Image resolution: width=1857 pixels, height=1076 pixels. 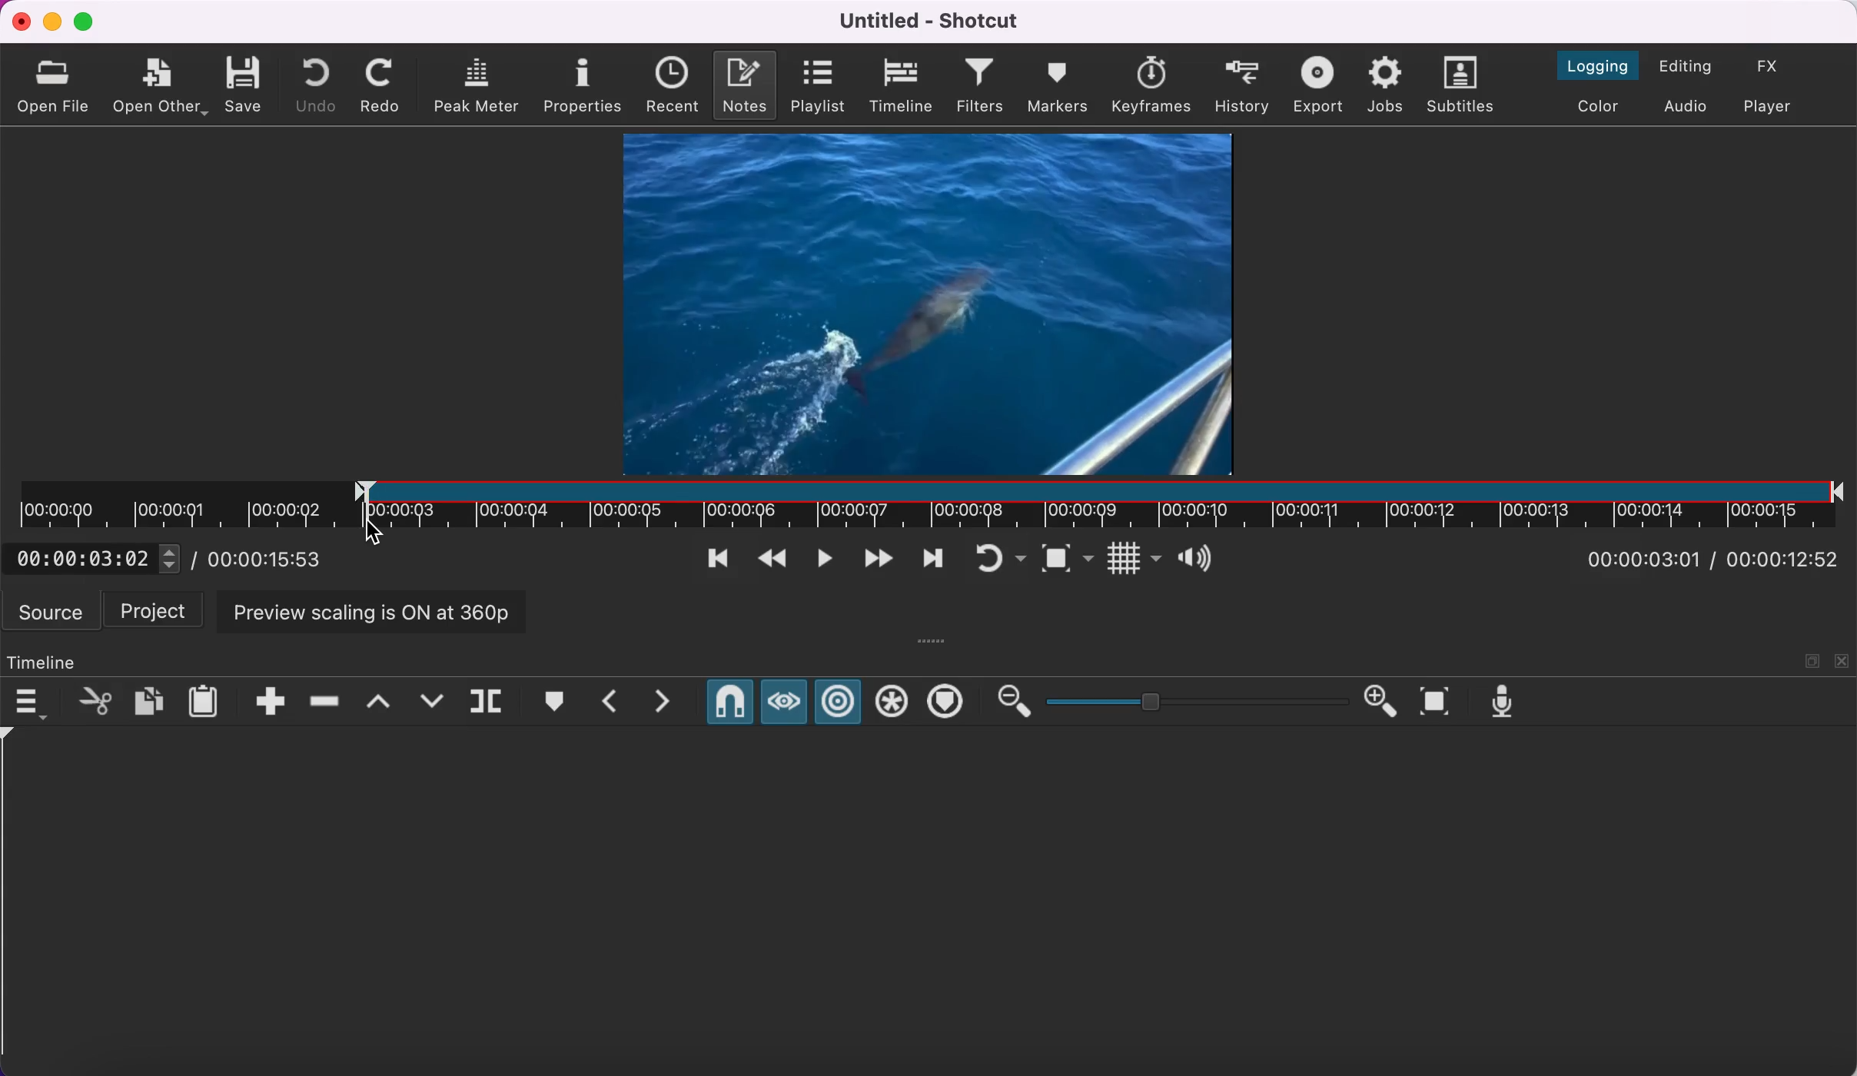 I want to click on clip, so click(x=926, y=305).